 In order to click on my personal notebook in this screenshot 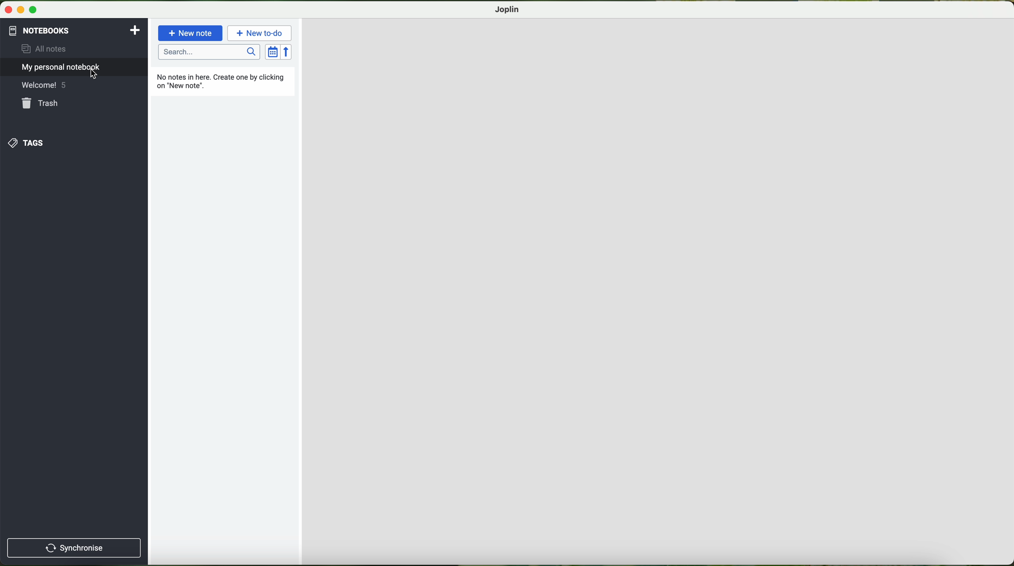, I will do `click(58, 67)`.